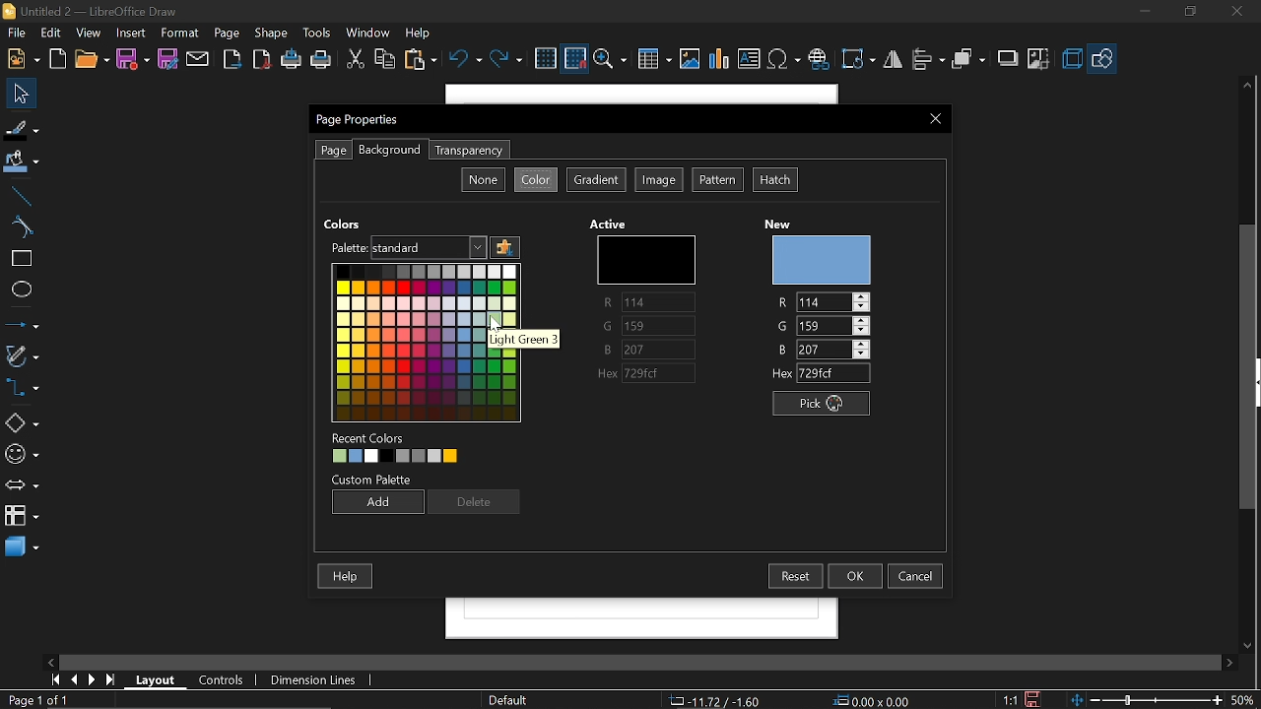 This screenshot has height=709, width=1261. What do you see at coordinates (93, 679) in the screenshot?
I see `Next page` at bounding box center [93, 679].